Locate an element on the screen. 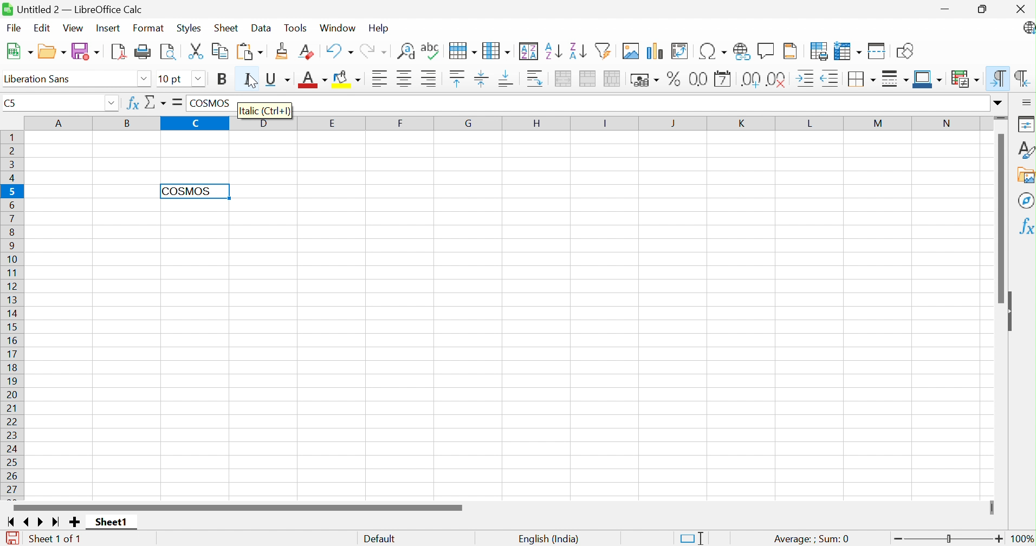 This screenshot has height=546, width=1036. Auto filter is located at coordinates (603, 50).